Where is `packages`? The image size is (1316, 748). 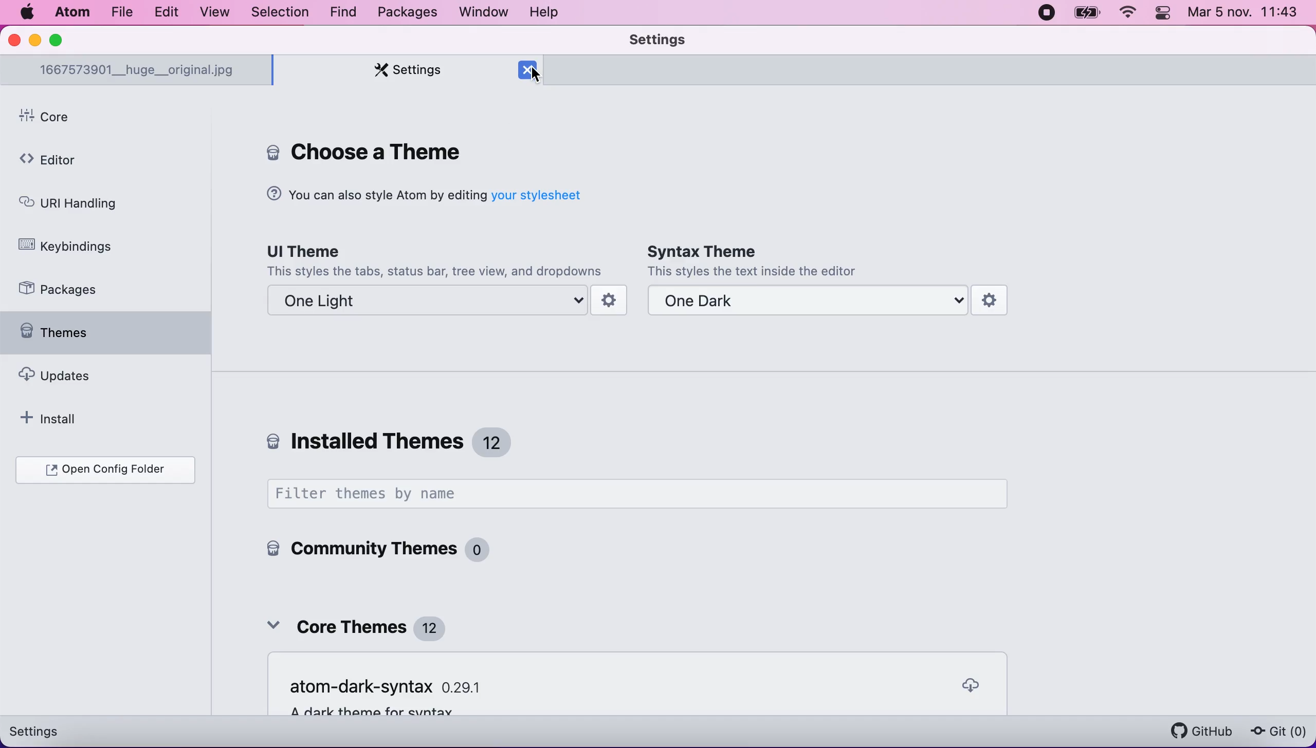 packages is located at coordinates (72, 291).